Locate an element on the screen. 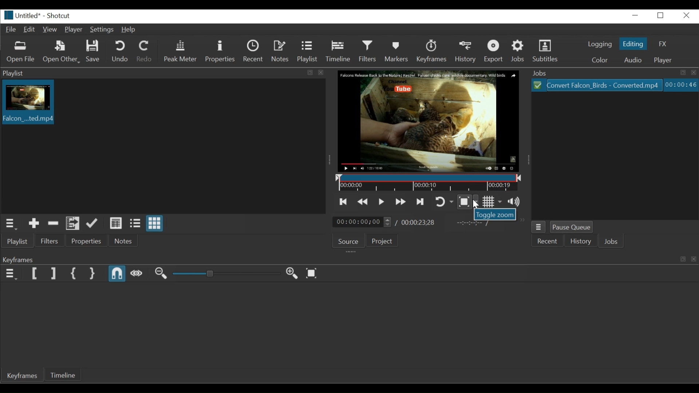 The height and width of the screenshot is (393, 699). Playlist menu is located at coordinates (11, 225).